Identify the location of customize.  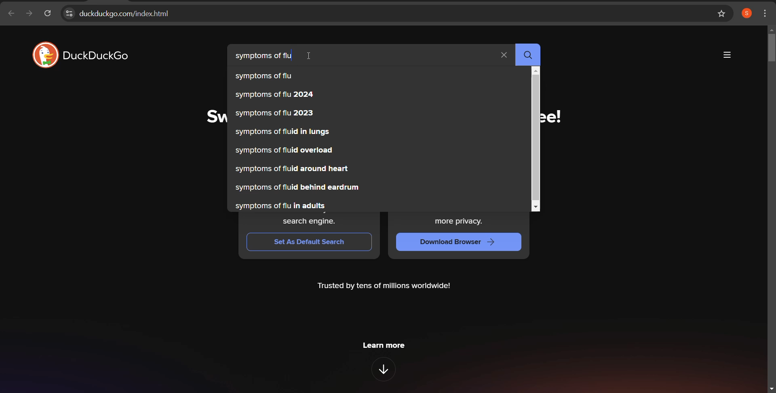
(766, 13).